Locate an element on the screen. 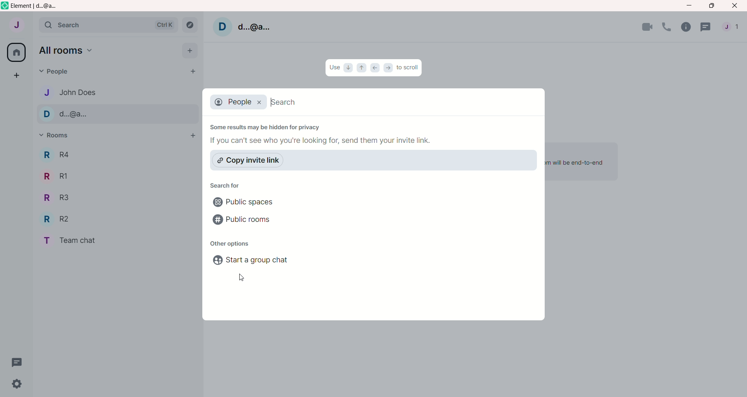  thread is located at coordinates (18, 362).